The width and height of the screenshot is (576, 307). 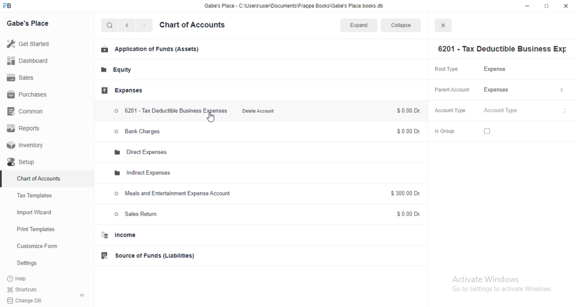 I want to click on Expenses, so click(x=122, y=90).